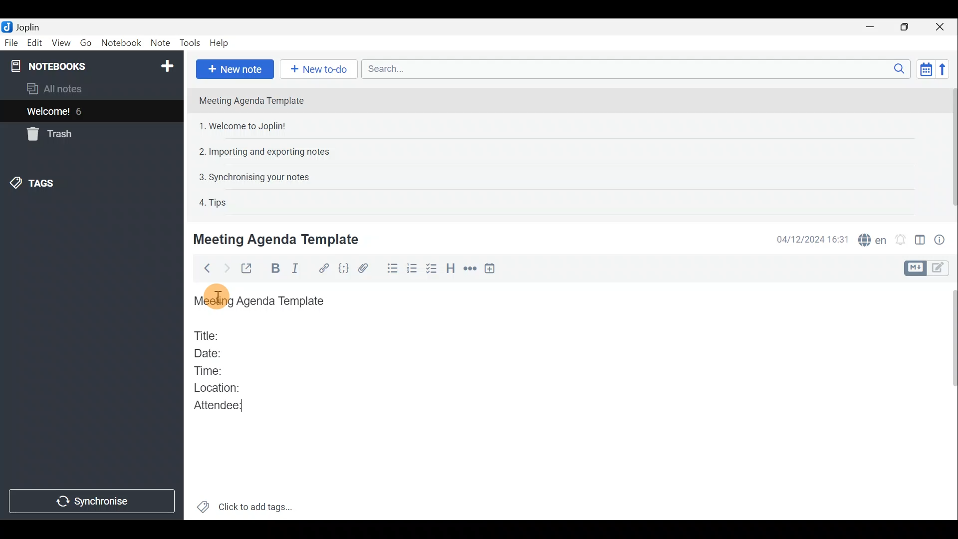 The width and height of the screenshot is (958, 539). Describe the element at coordinates (633, 68) in the screenshot. I see `Search bar` at that location.